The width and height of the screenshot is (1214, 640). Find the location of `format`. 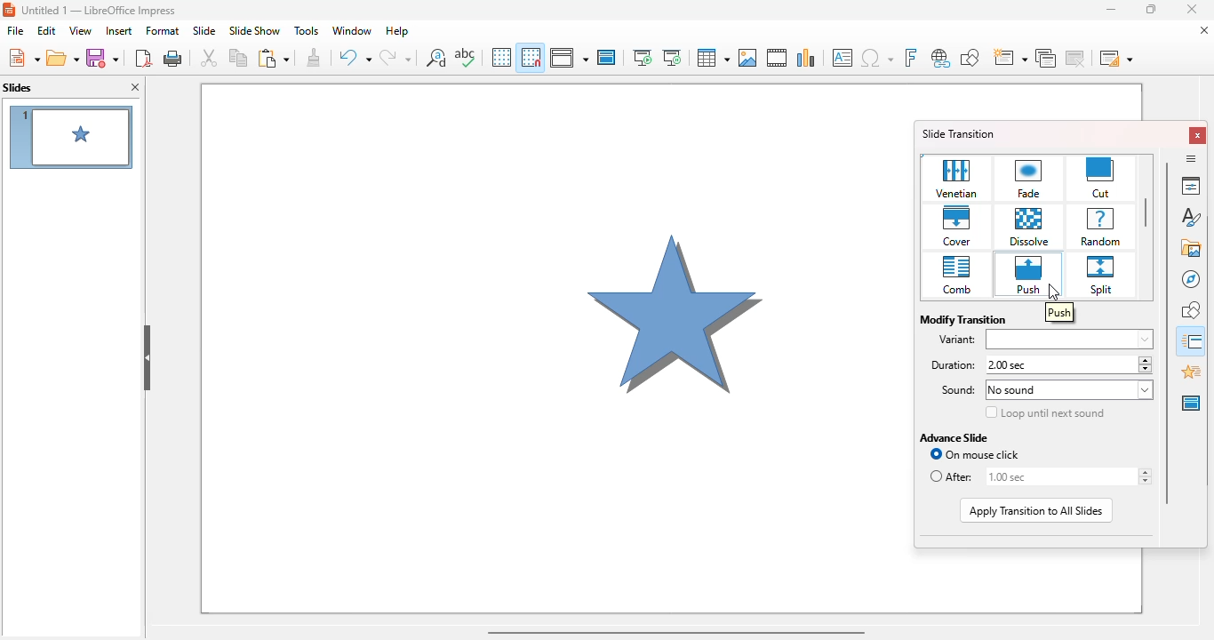

format is located at coordinates (163, 30).